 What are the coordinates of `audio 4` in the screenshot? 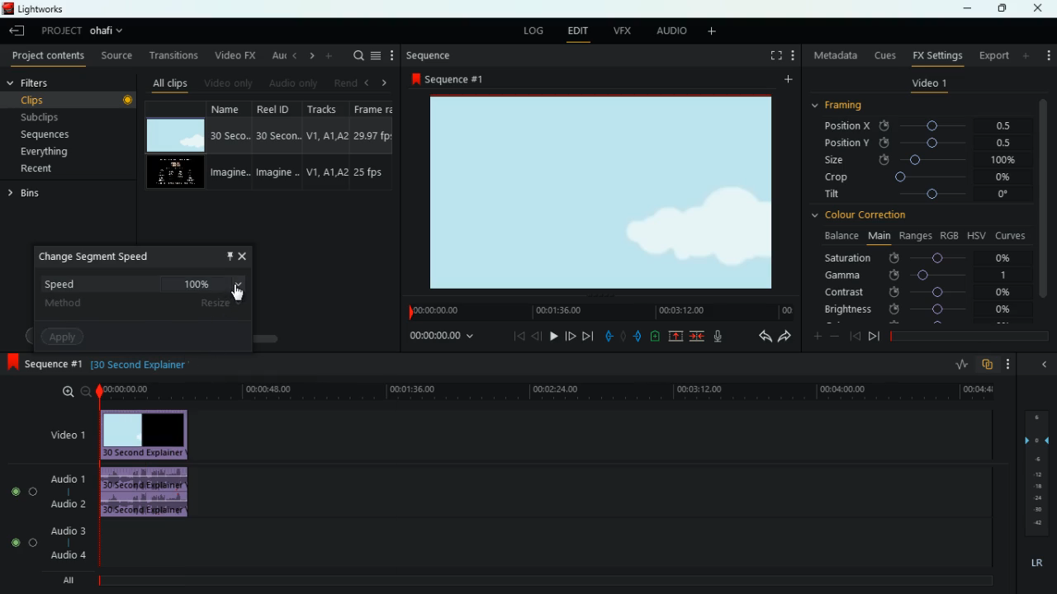 It's located at (68, 554).